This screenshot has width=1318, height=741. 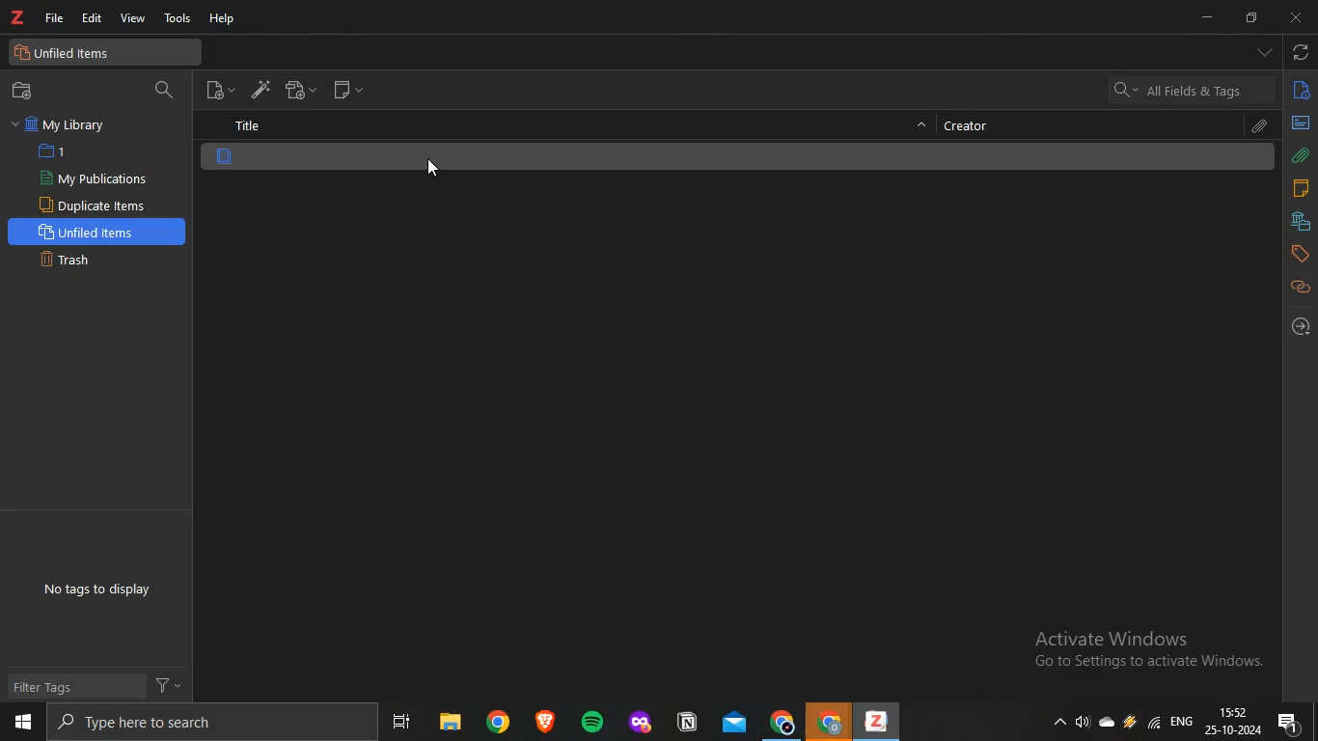 What do you see at coordinates (98, 590) in the screenshot?
I see `No tags to display` at bounding box center [98, 590].